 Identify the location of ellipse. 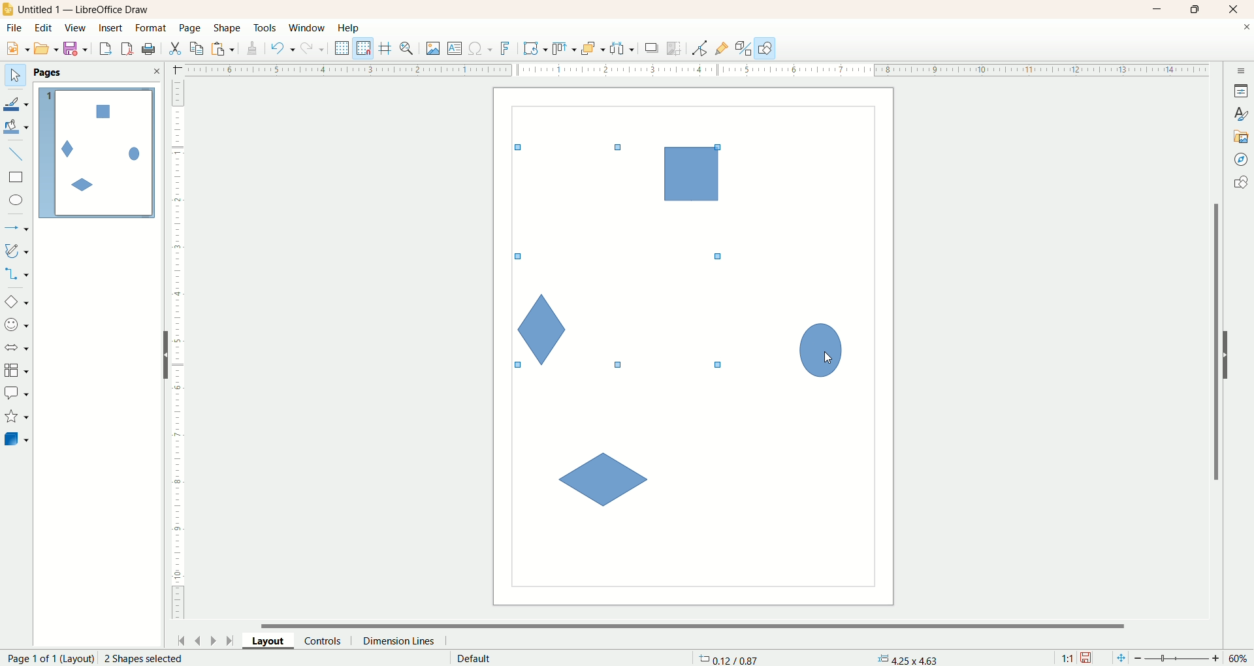
(18, 202).